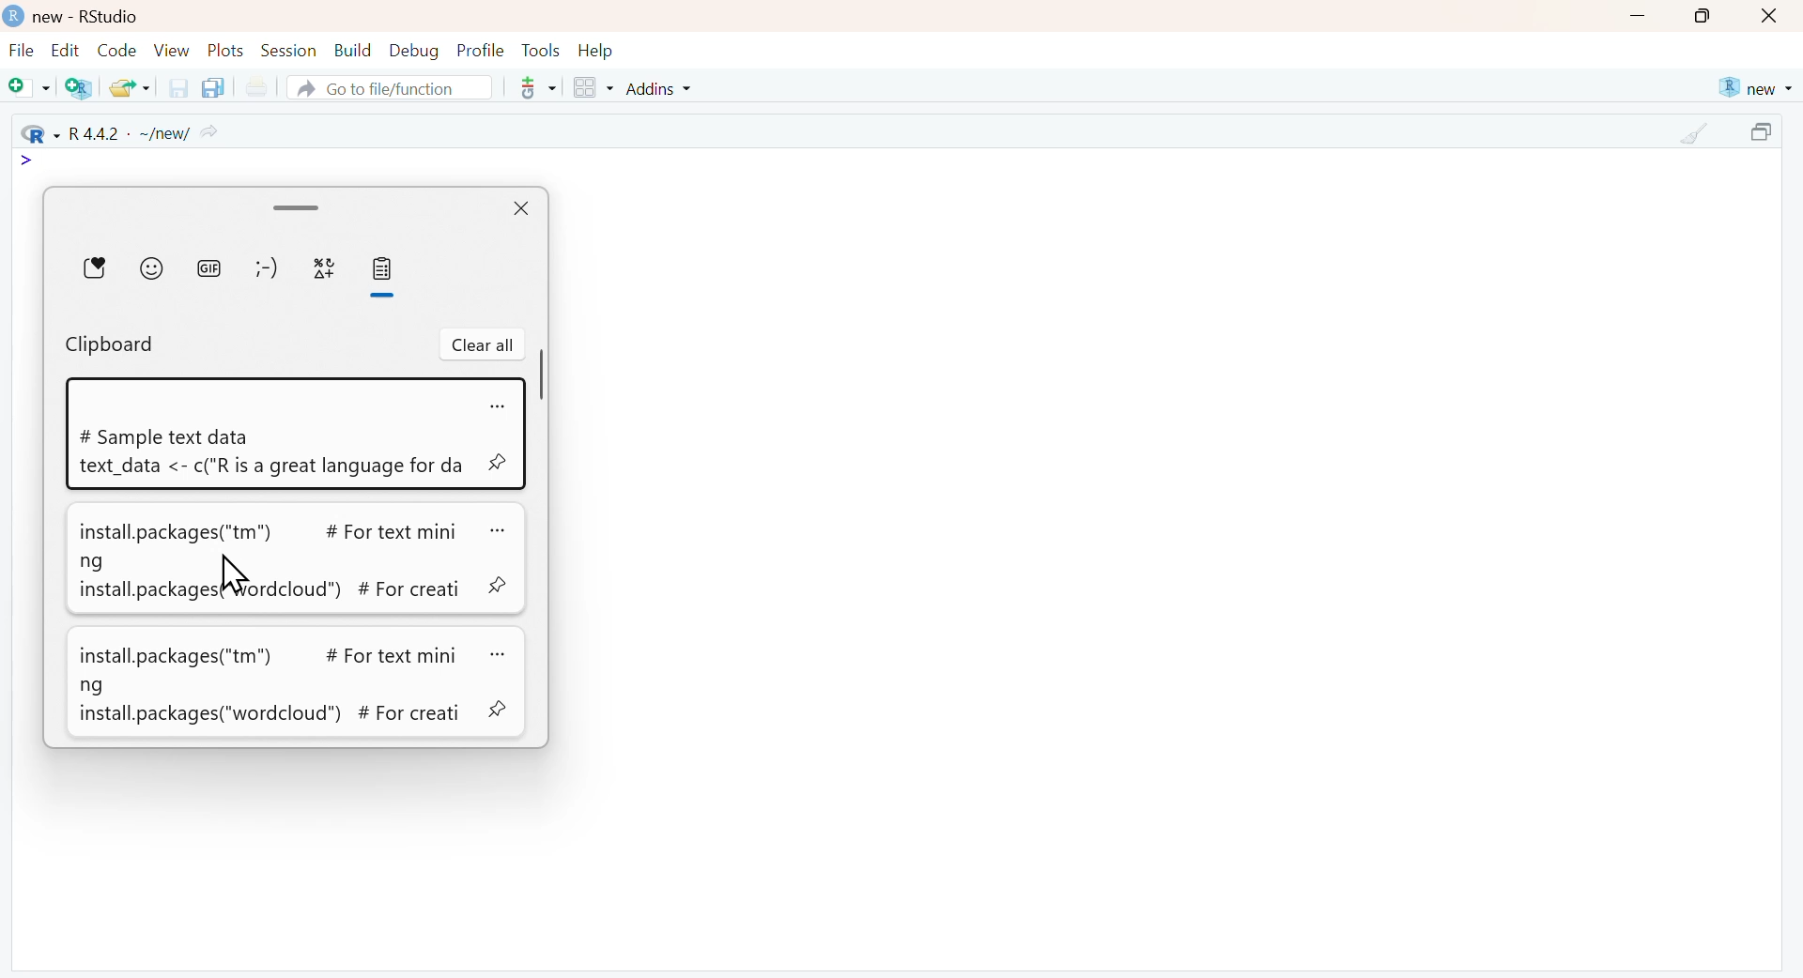 The height and width of the screenshot is (978, 1803). What do you see at coordinates (1753, 87) in the screenshot?
I see `new` at bounding box center [1753, 87].